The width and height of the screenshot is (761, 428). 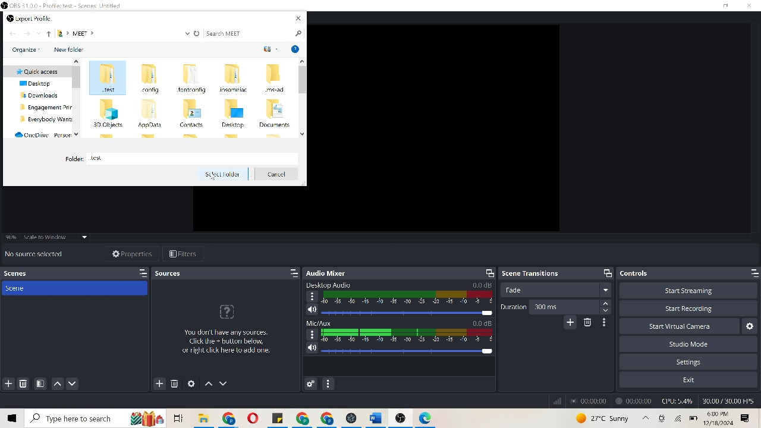 What do you see at coordinates (750, 273) in the screenshot?
I see `maximize` at bounding box center [750, 273].